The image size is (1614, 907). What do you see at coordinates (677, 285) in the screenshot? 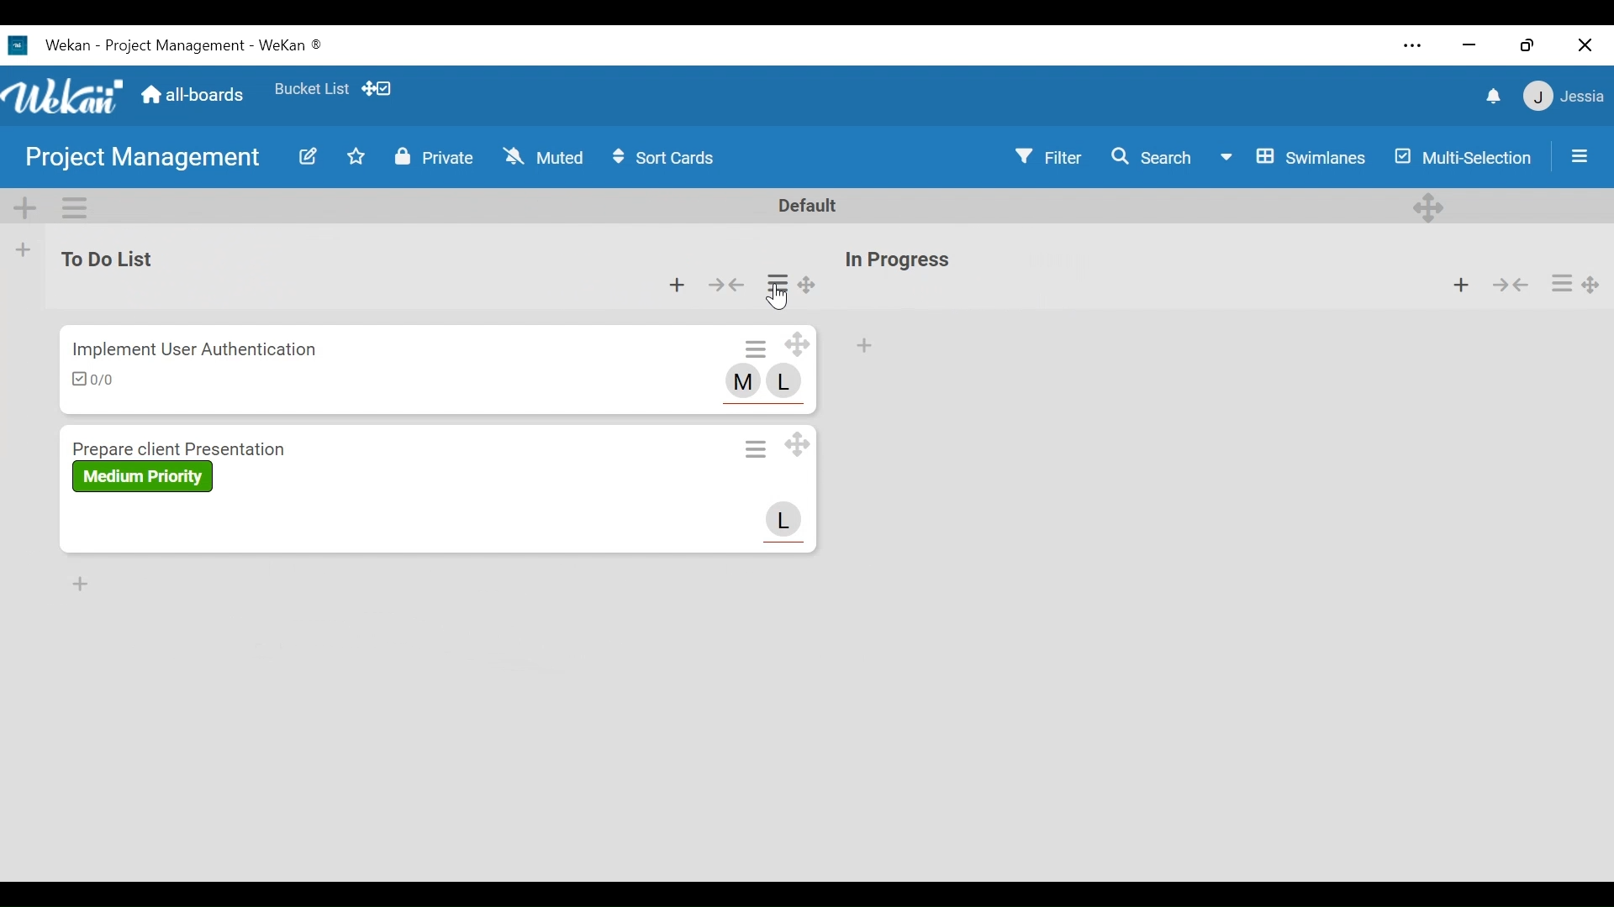
I see `Add card to the top of list` at bounding box center [677, 285].